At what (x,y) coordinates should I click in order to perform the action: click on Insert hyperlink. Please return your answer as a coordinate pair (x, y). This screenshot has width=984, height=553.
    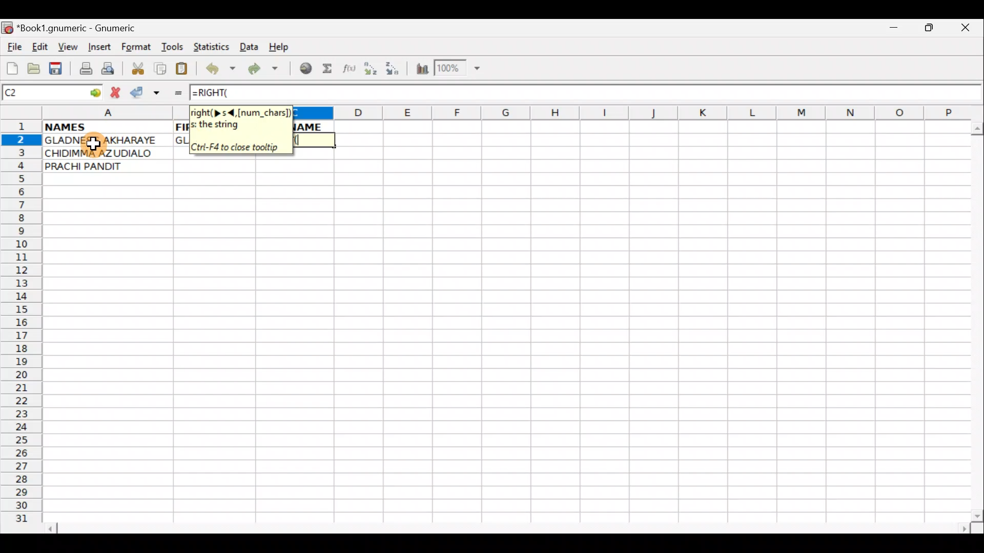
    Looking at the image, I should click on (304, 69).